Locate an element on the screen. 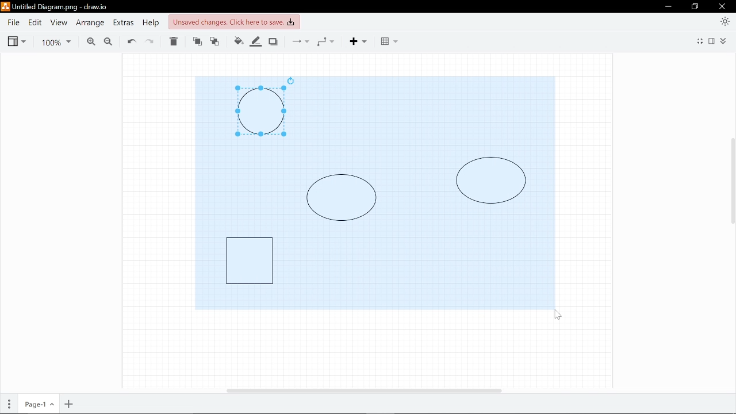 Image resolution: width=736 pixels, height=414 pixels. Diagram is located at coordinates (491, 181).